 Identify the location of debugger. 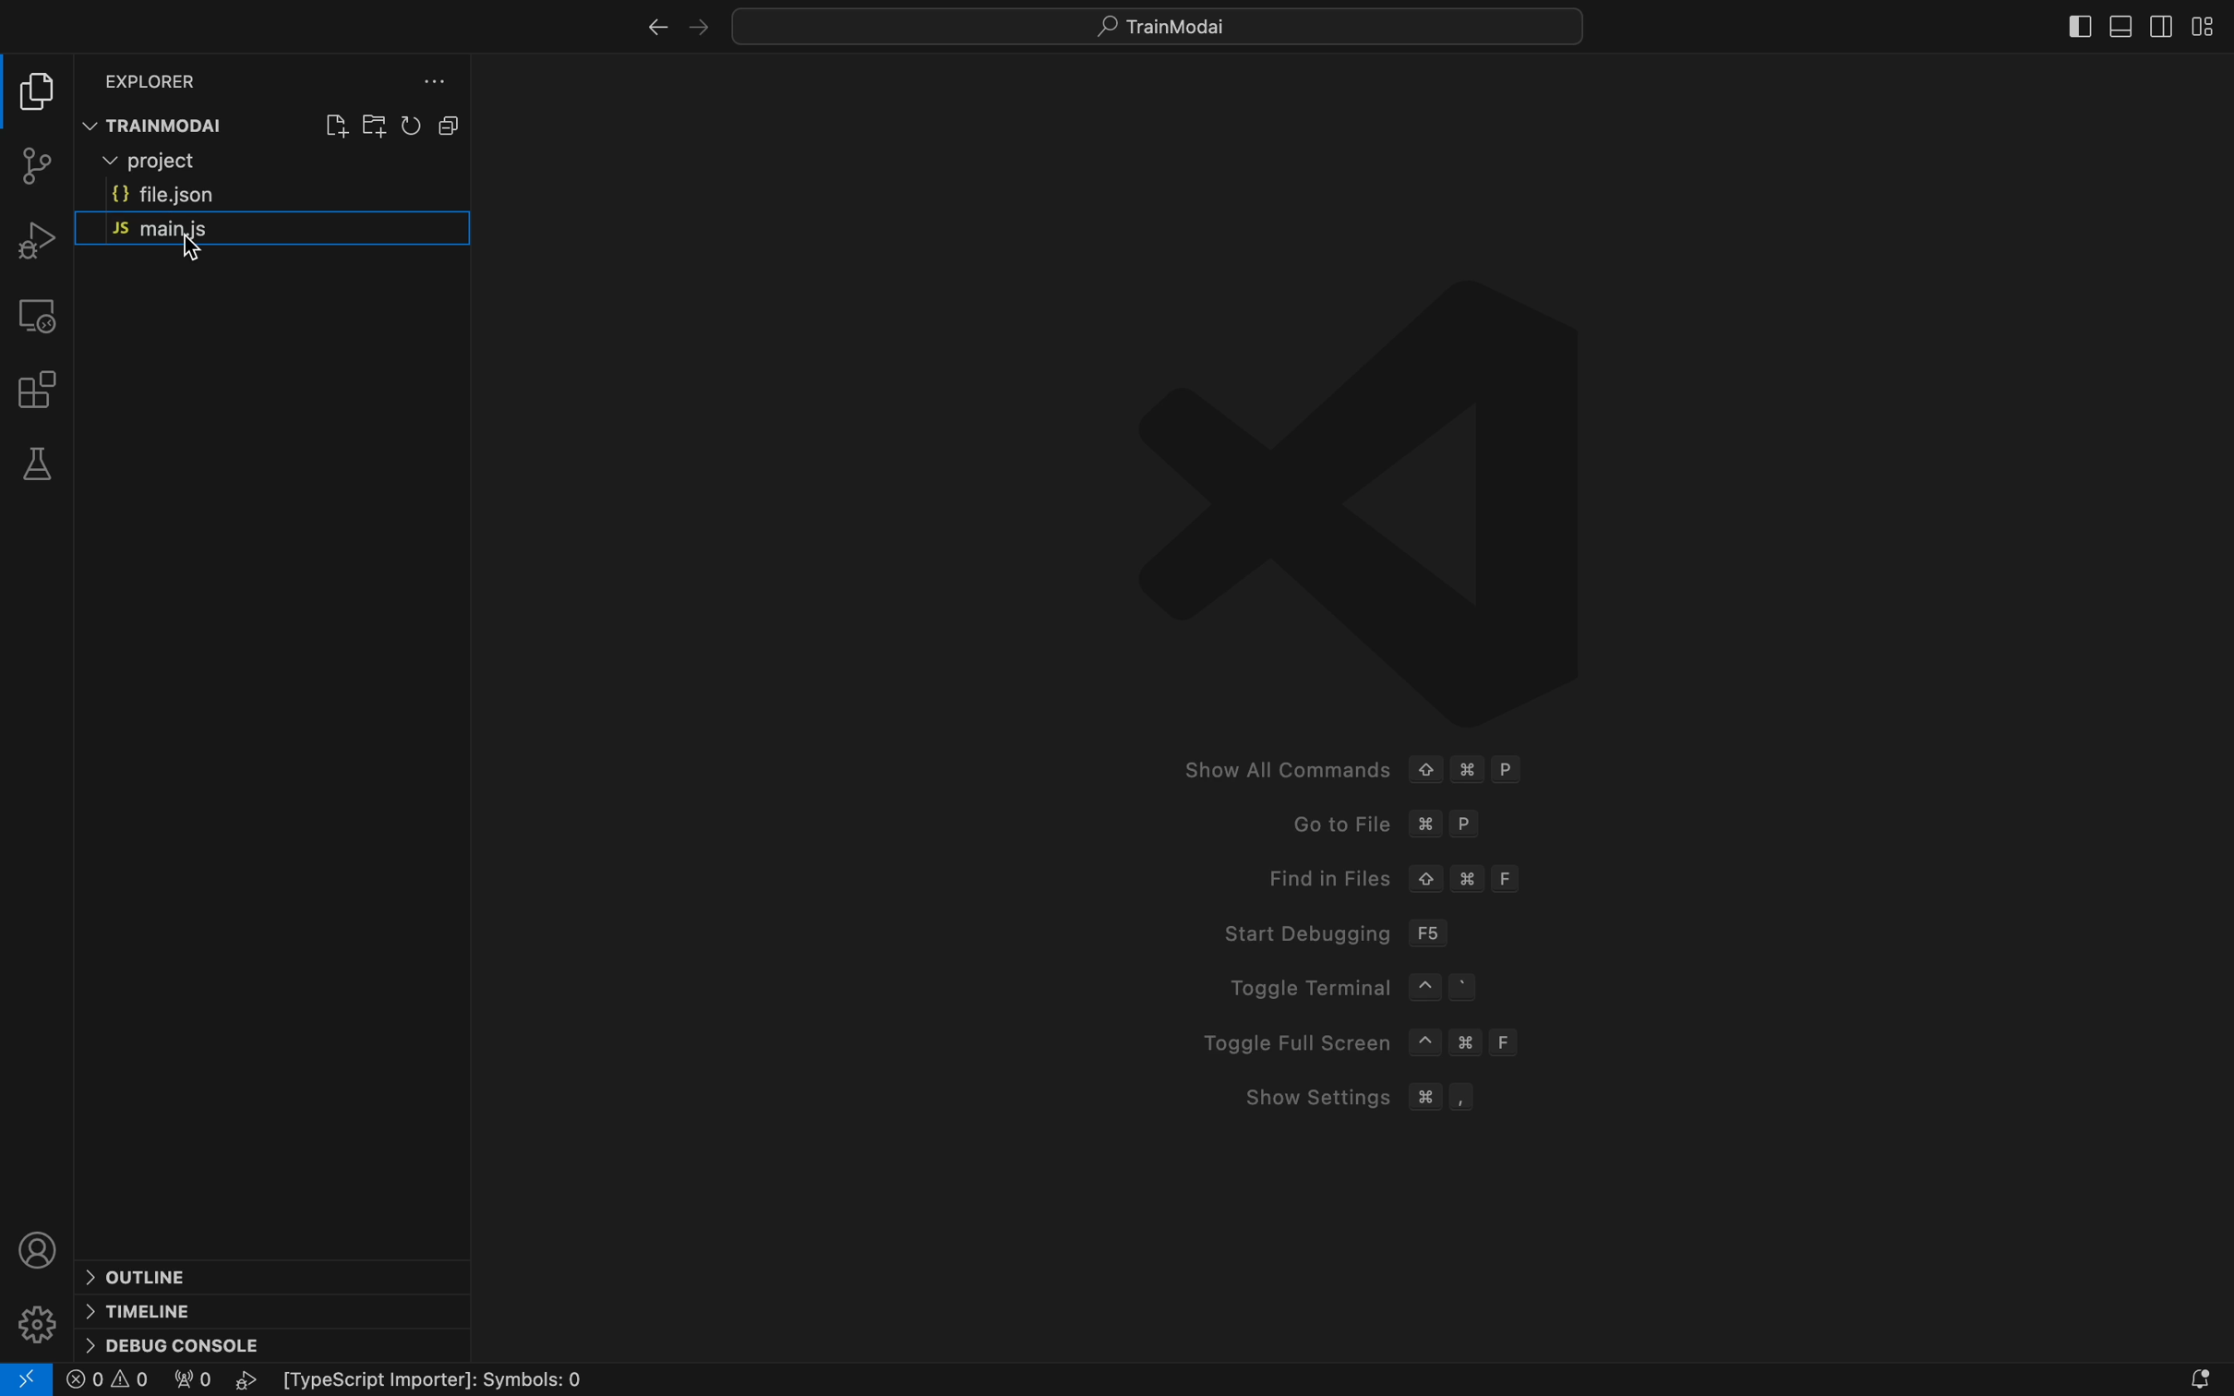
(35, 237).